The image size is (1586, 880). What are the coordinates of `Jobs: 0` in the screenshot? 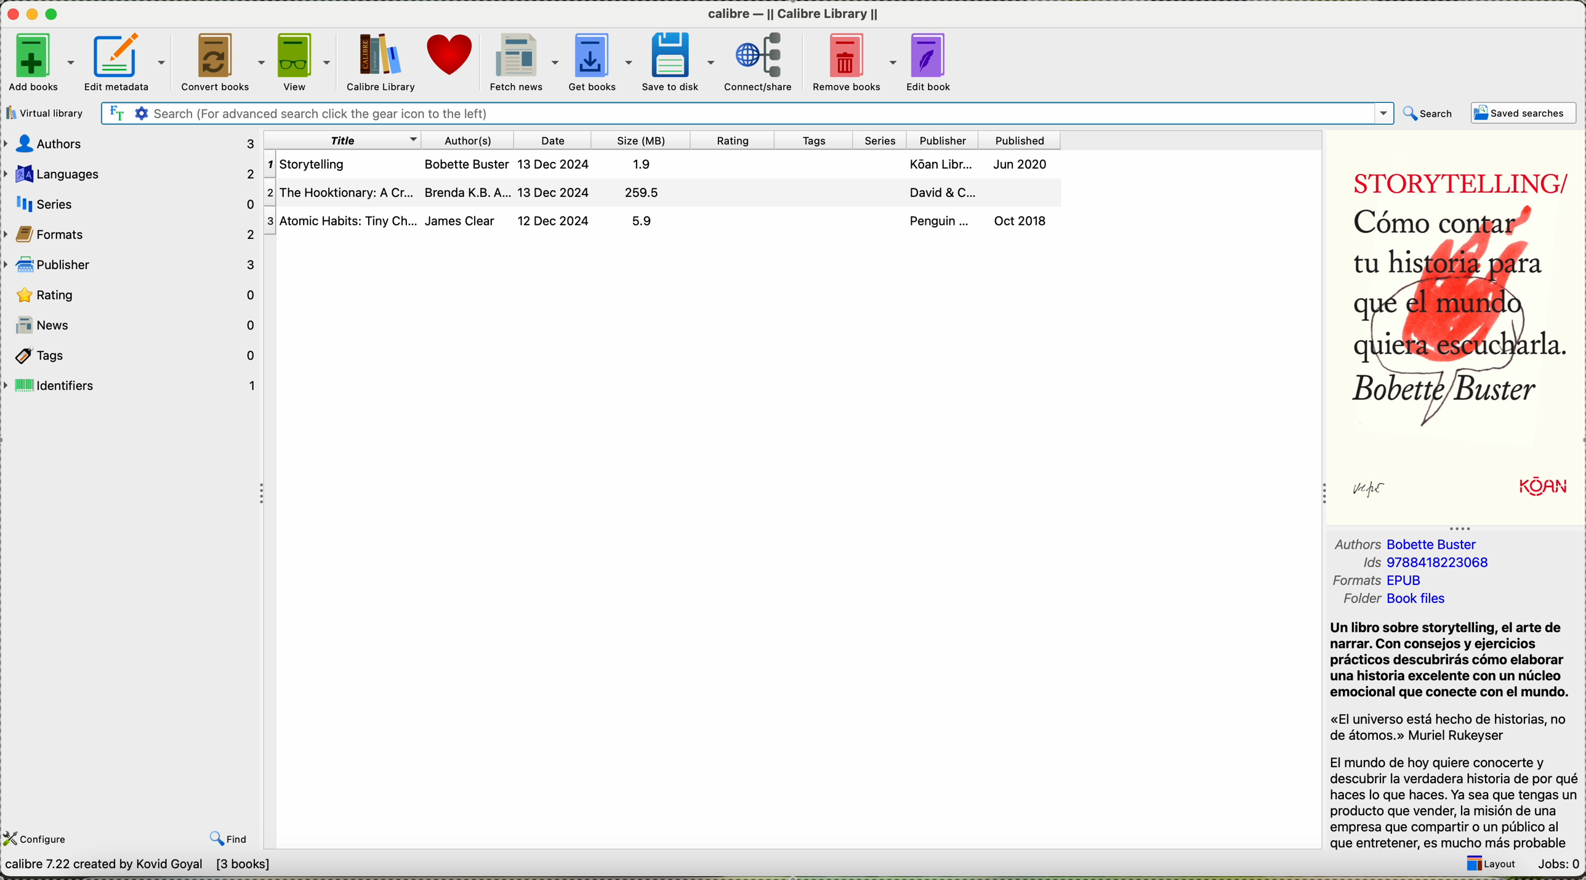 It's located at (1555, 863).